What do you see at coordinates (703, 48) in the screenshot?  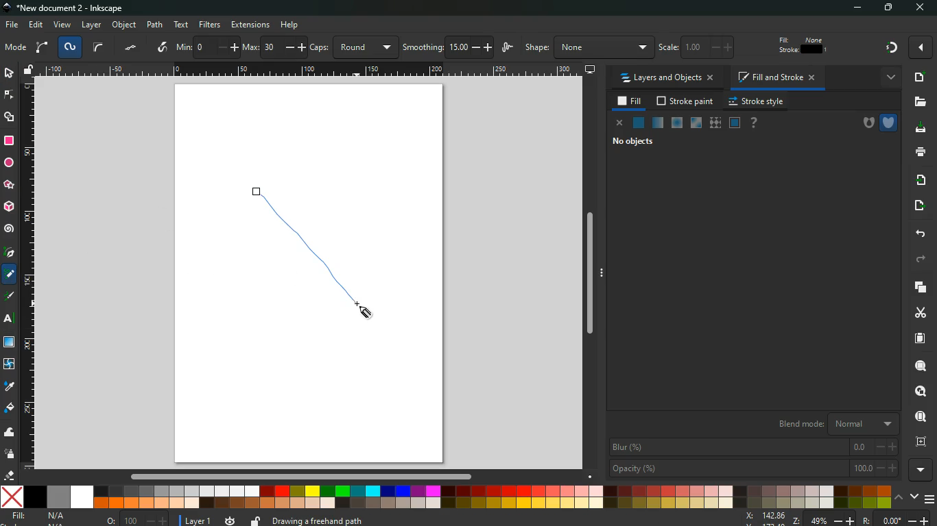 I see `scale` at bounding box center [703, 48].